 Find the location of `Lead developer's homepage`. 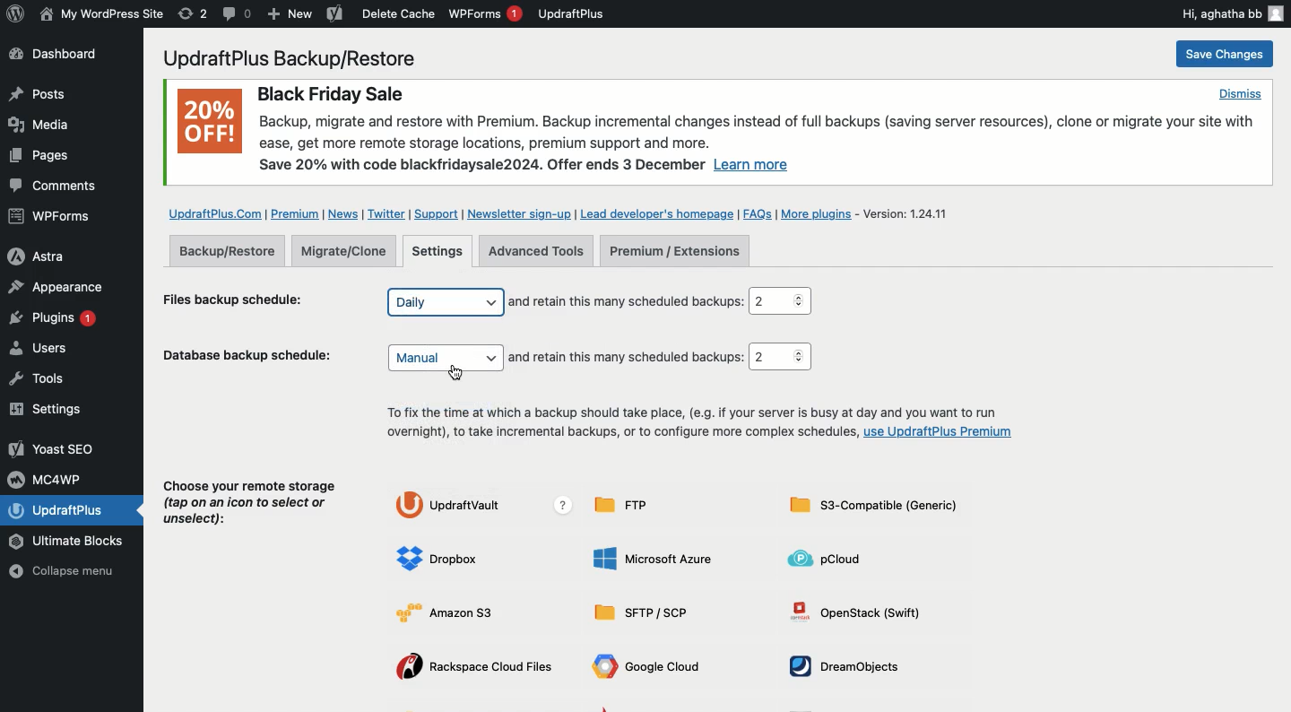

Lead developer's homepage is located at coordinates (657, 213).